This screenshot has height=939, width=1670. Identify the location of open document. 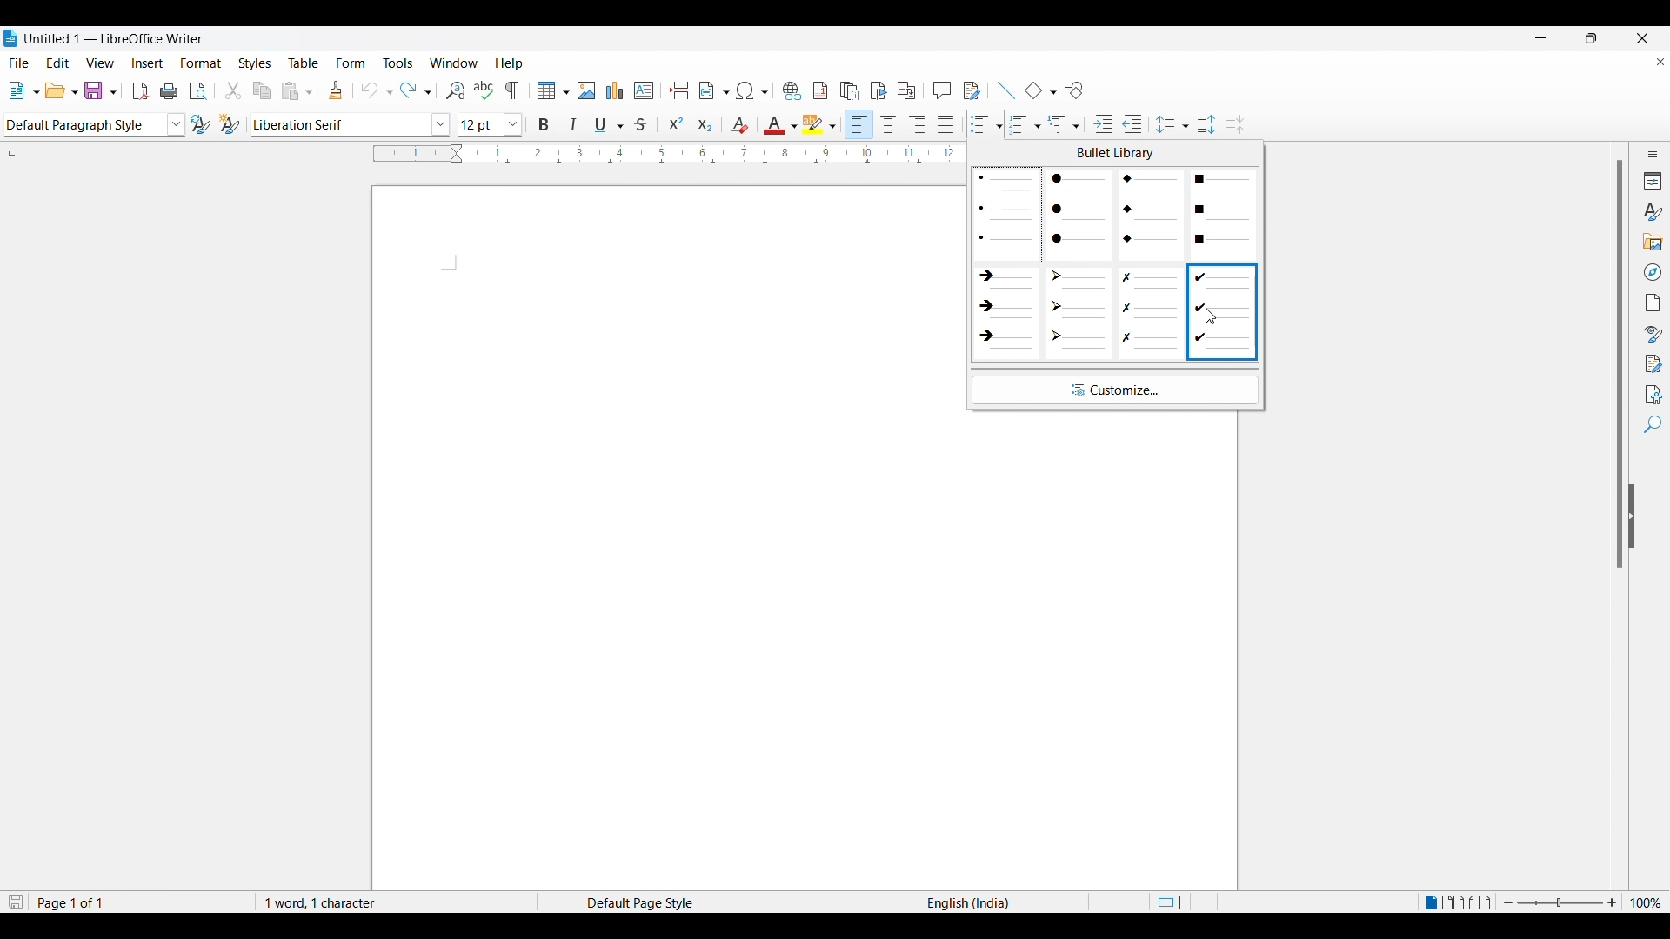
(62, 90).